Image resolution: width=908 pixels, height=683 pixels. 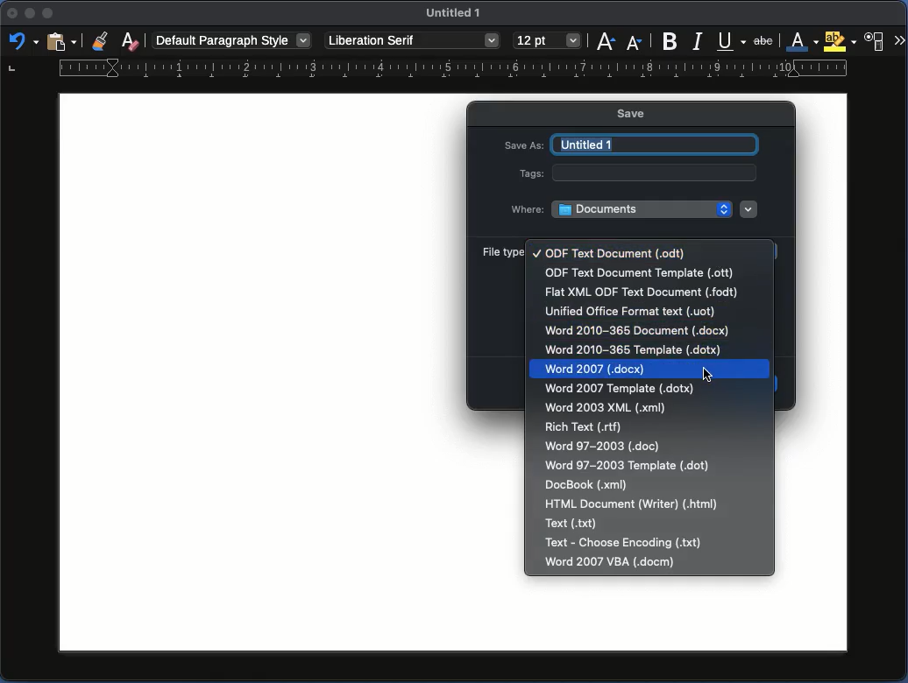 I want to click on Size increase, so click(x=607, y=41).